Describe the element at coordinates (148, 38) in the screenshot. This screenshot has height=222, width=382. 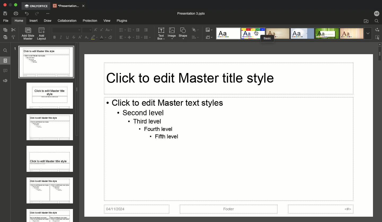
I see `Column` at that location.